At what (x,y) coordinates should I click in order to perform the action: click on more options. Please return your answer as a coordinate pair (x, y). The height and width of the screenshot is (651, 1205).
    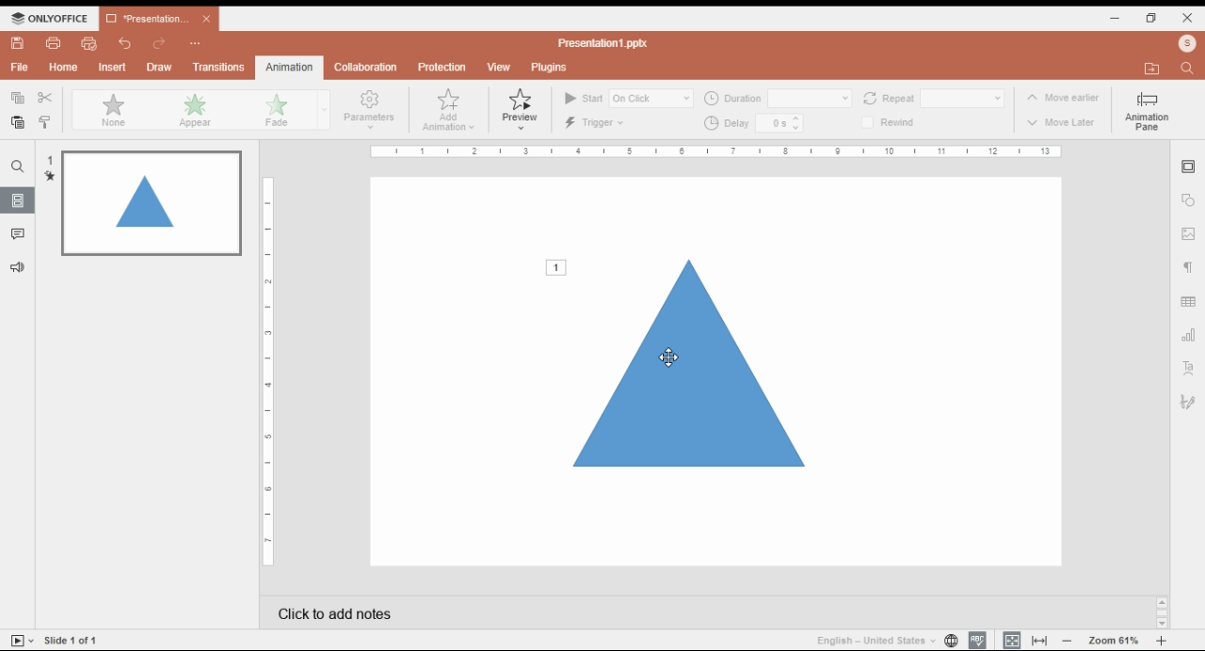
    Looking at the image, I should click on (193, 45).